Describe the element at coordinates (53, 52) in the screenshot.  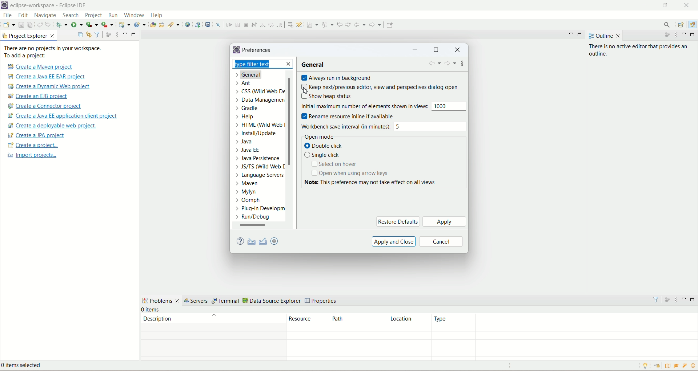
I see `There are no projects in your workspace. To add a project:` at that location.